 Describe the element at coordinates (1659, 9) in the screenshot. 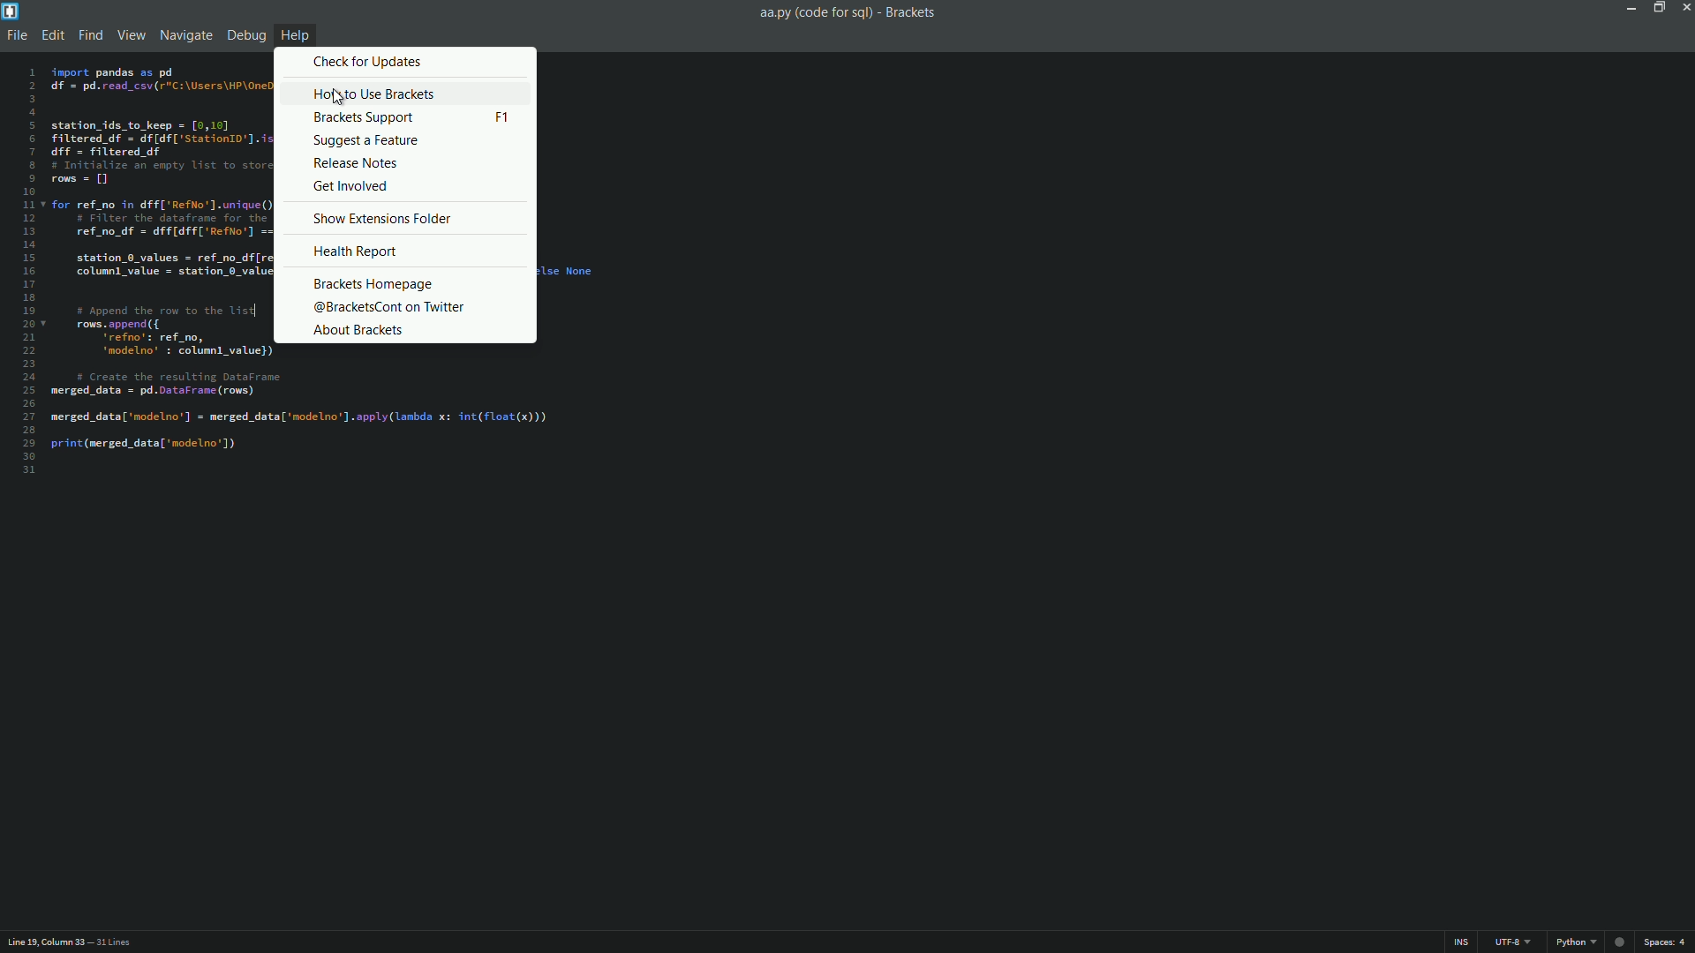

I see `maximize` at that location.